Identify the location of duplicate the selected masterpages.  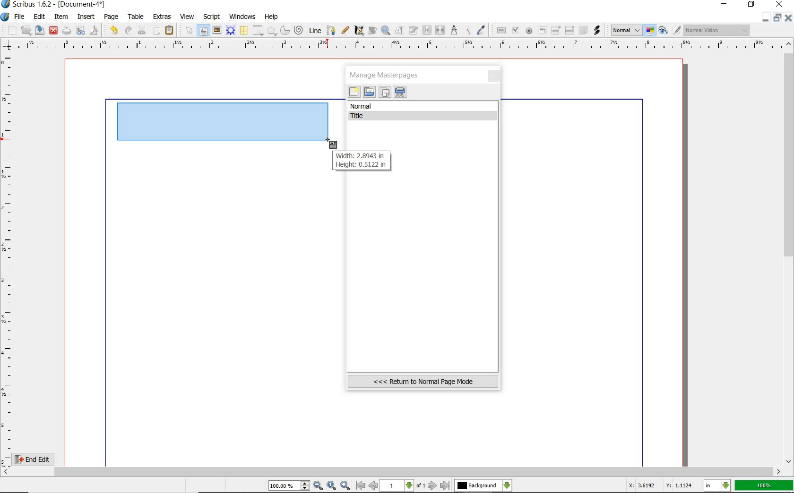
(385, 93).